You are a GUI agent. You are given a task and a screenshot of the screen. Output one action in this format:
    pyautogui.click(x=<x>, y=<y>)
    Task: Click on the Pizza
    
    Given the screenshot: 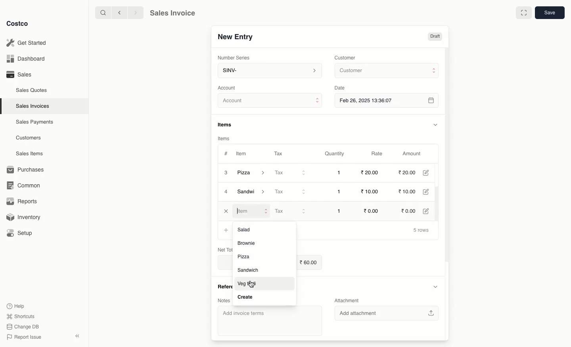 What is the action you would take?
    pyautogui.click(x=252, y=173)
    